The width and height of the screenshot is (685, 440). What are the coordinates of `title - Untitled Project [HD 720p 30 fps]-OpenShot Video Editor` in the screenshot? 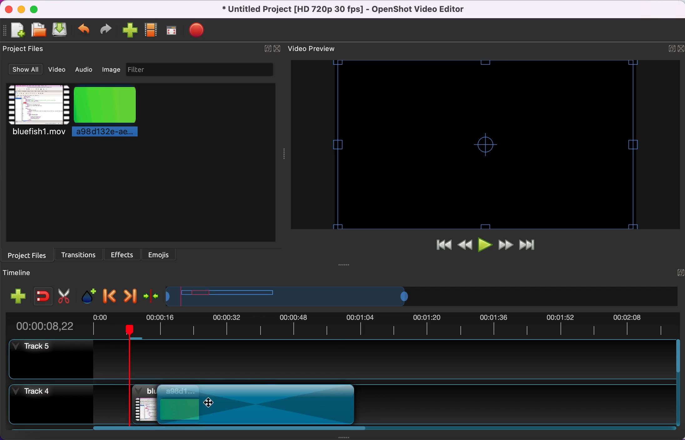 It's located at (353, 9).